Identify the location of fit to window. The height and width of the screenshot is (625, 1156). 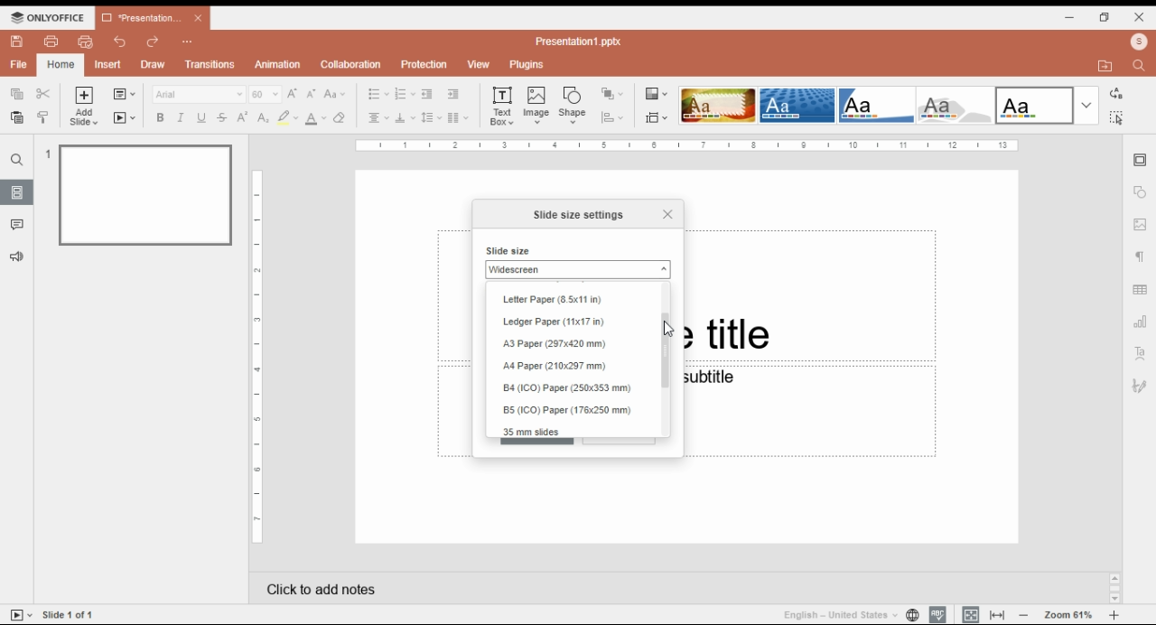
(999, 614).